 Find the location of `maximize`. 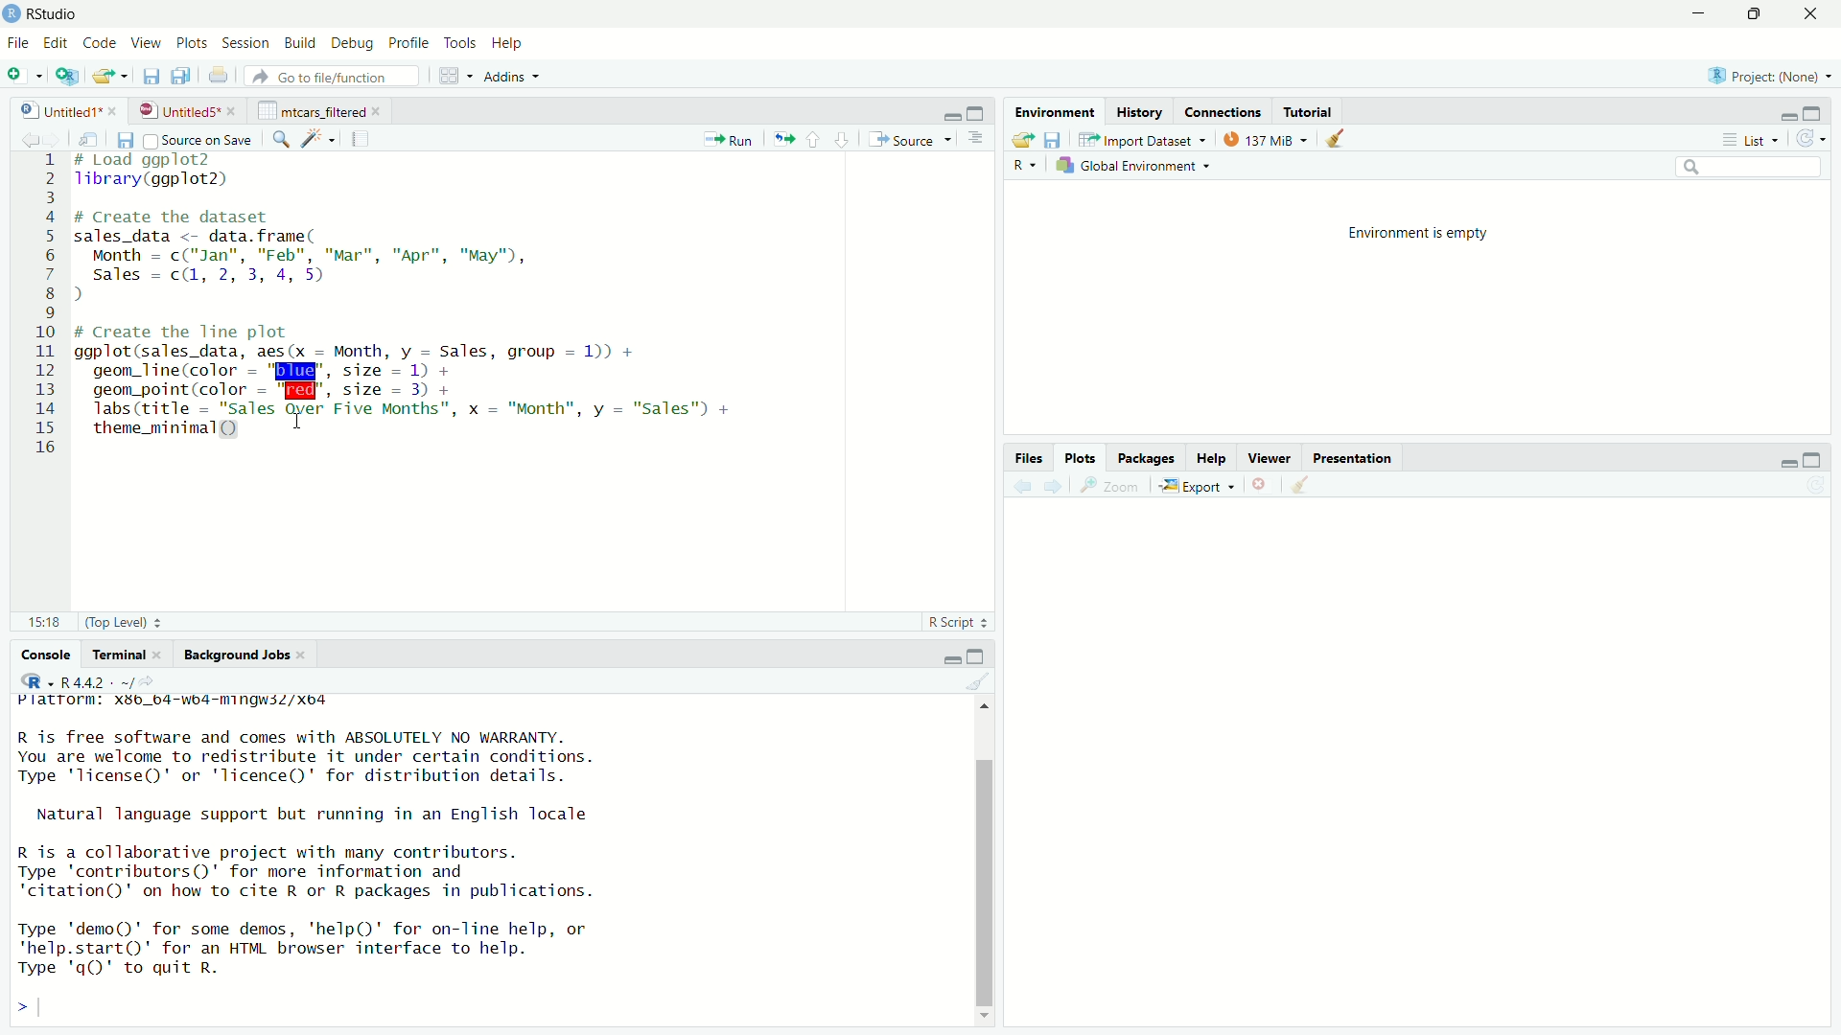

maximize is located at coordinates (979, 112).